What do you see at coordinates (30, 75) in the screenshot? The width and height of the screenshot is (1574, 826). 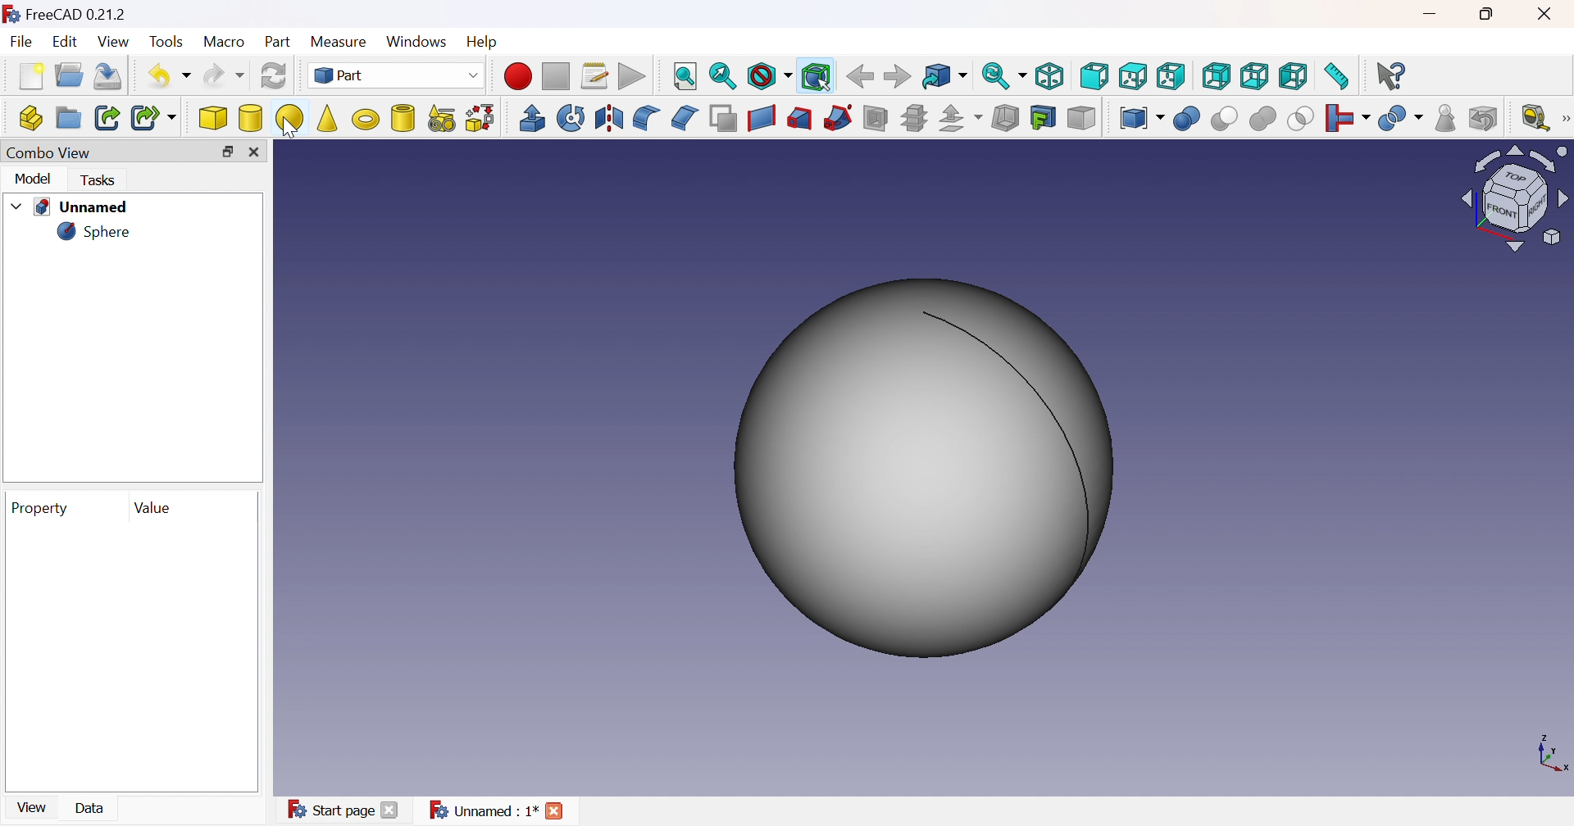 I see `New` at bounding box center [30, 75].